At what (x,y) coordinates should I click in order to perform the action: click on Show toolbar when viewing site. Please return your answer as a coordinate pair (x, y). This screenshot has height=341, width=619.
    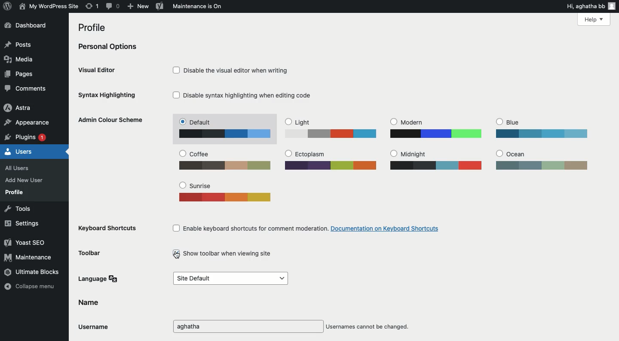
    Looking at the image, I should click on (223, 254).